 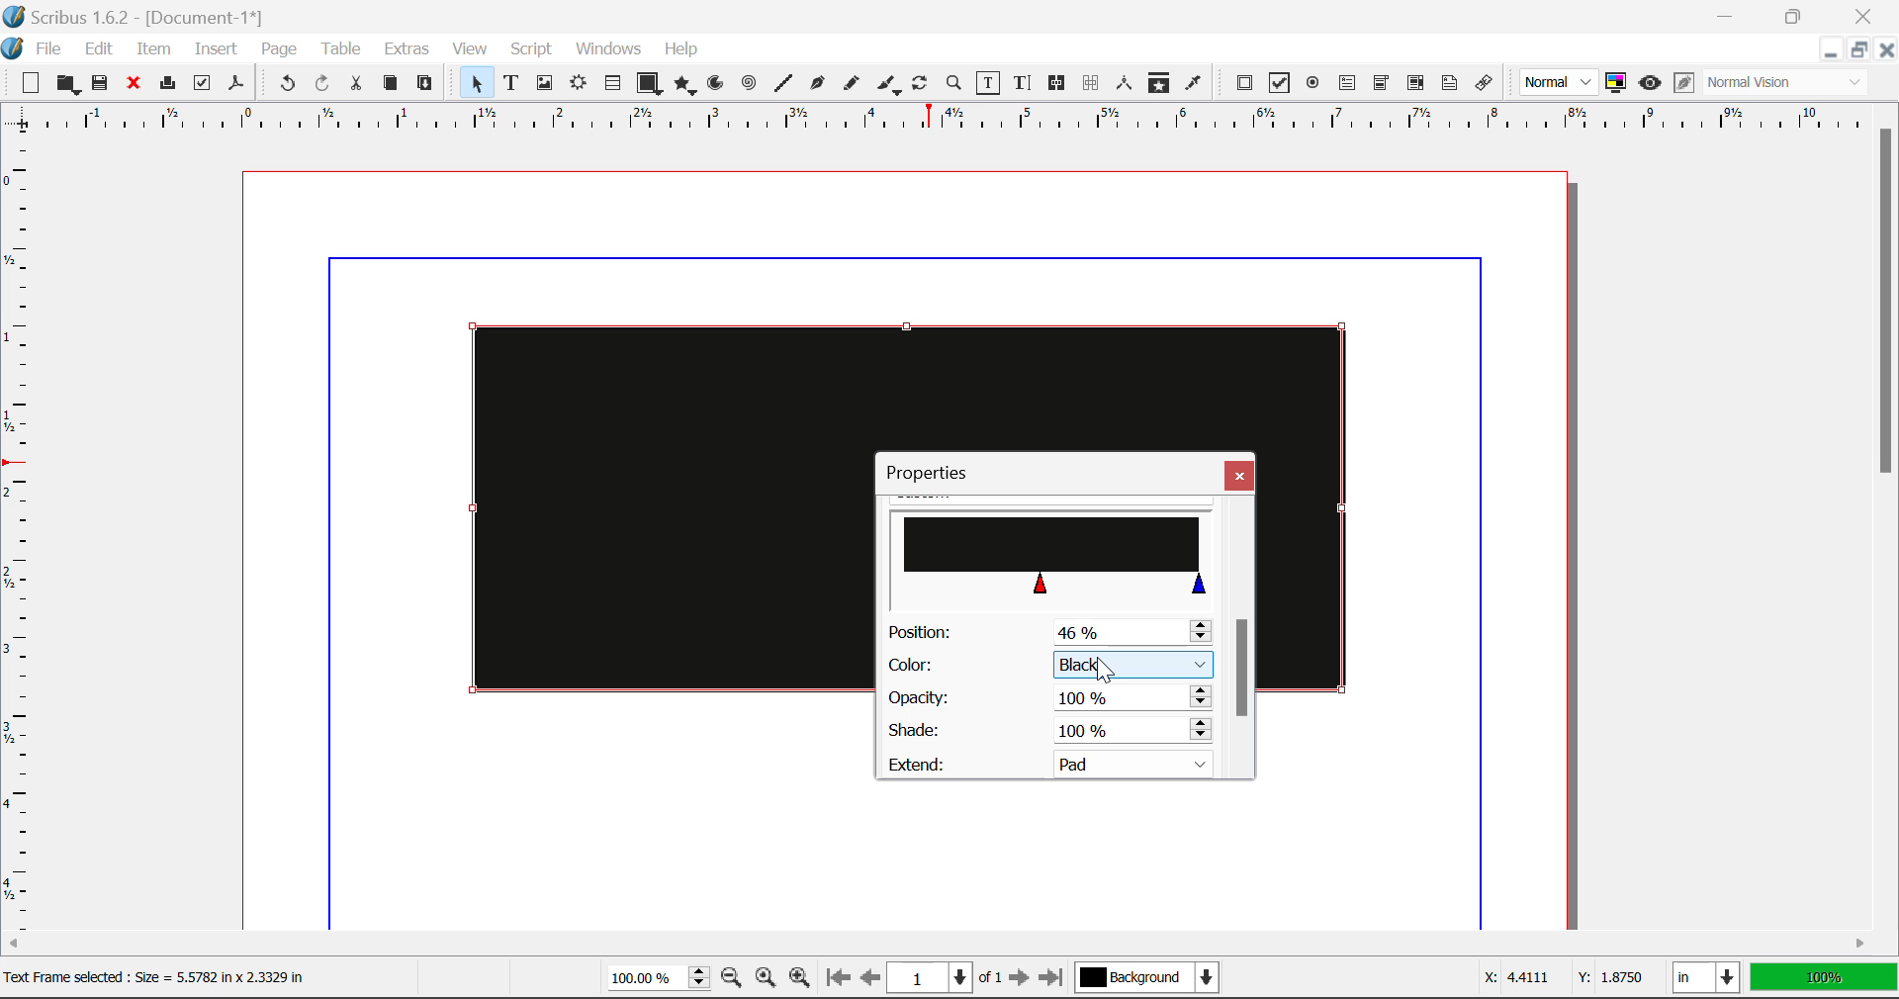 What do you see at coordinates (606, 49) in the screenshot?
I see `Windows` at bounding box center [606, 49].